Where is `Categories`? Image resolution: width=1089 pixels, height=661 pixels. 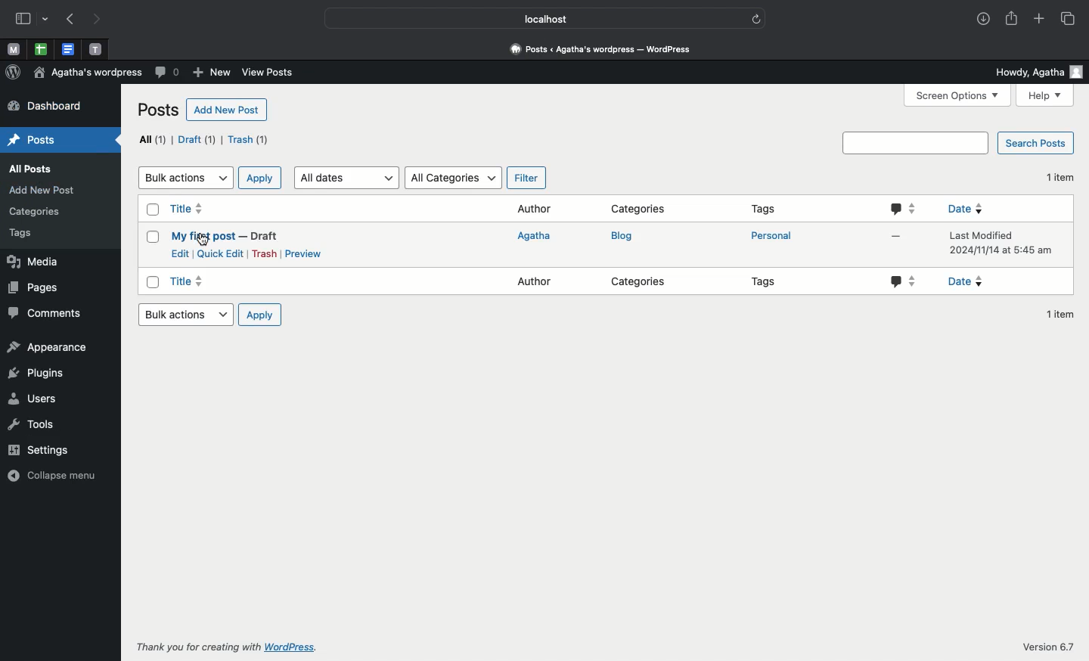 Categories is located at coordinates (641, 282).